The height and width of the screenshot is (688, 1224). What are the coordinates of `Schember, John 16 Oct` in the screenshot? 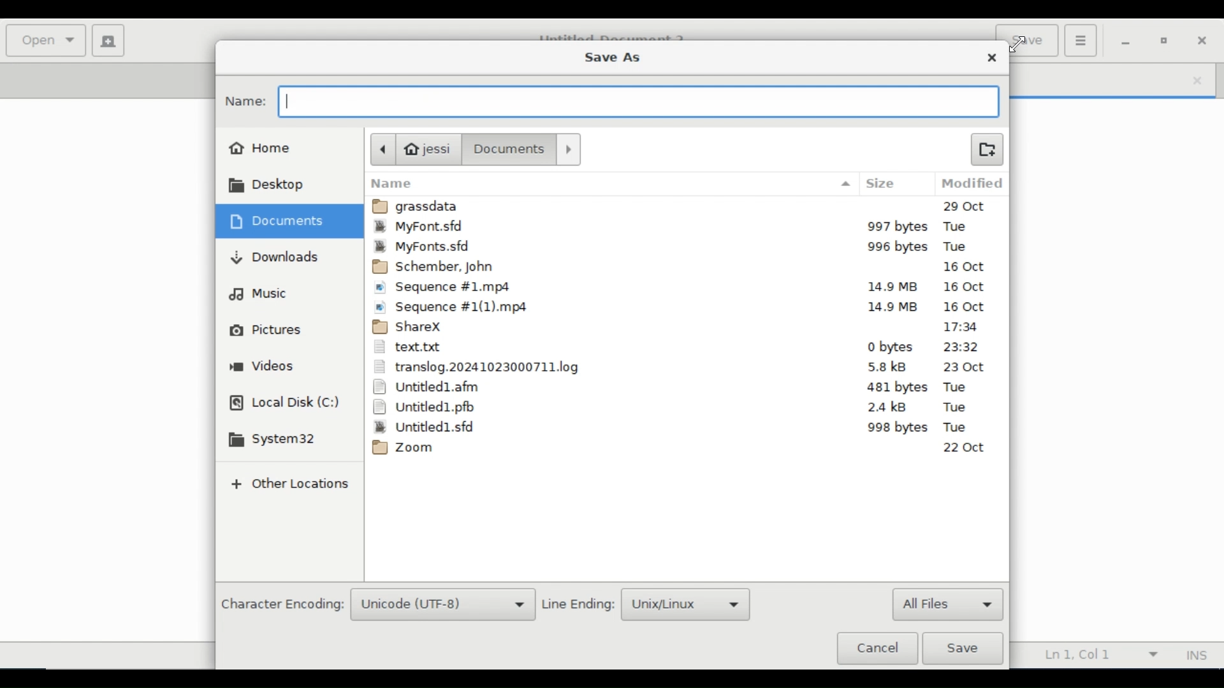 It's located at (683, 268).